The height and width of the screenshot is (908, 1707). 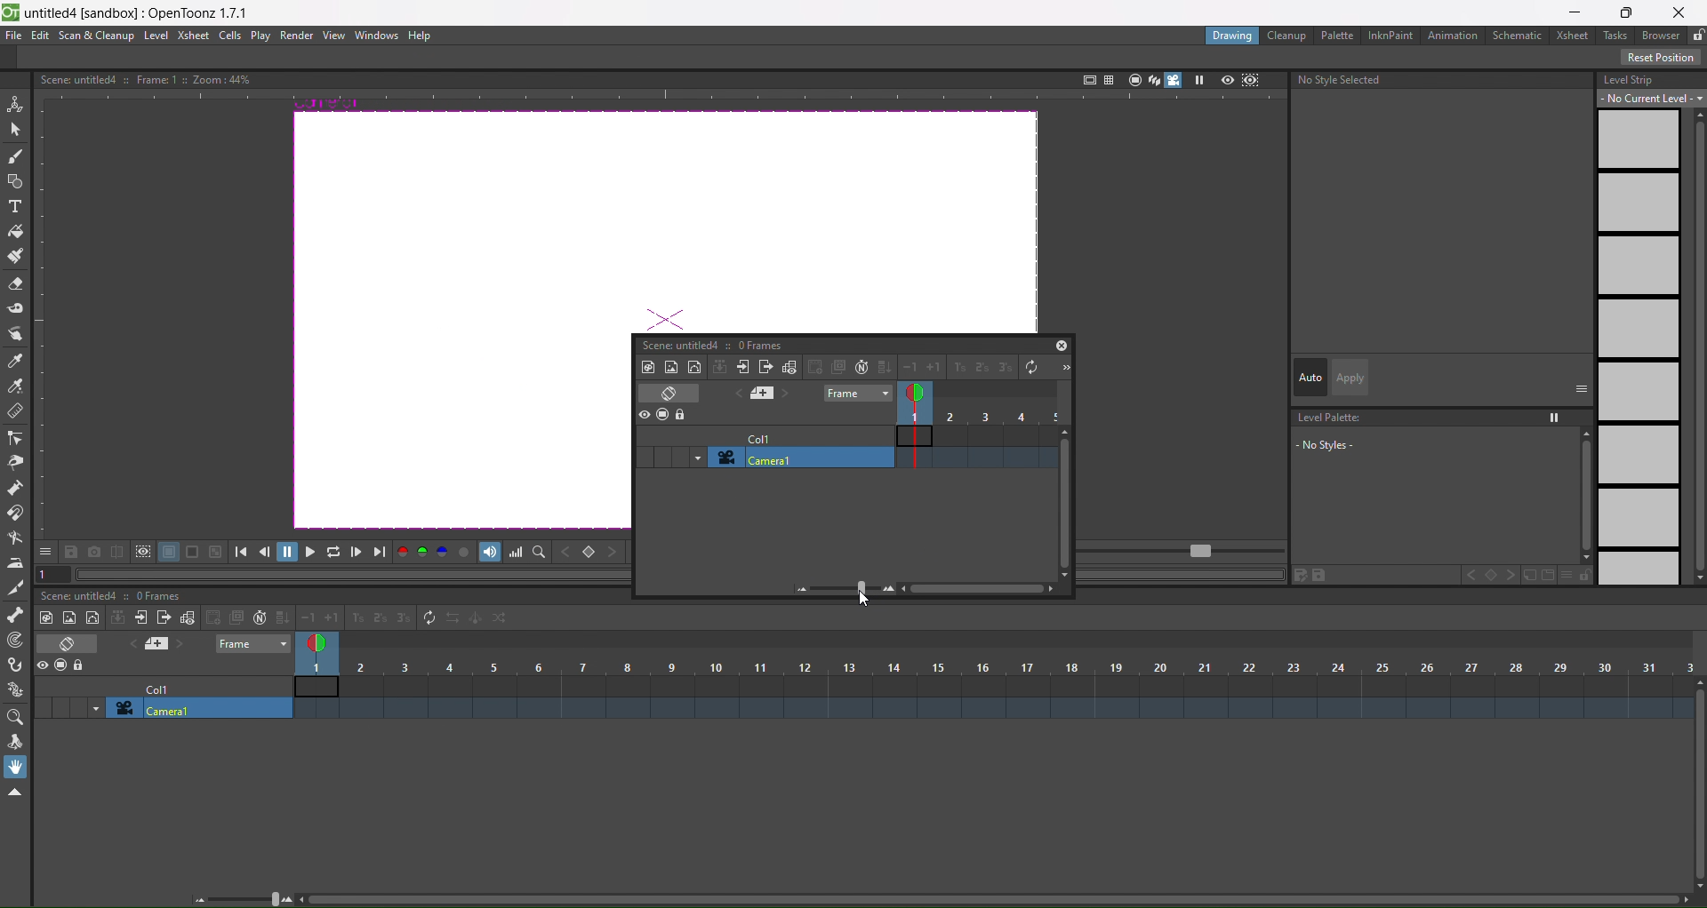 I want to click on text, so click(x=144, y=78).